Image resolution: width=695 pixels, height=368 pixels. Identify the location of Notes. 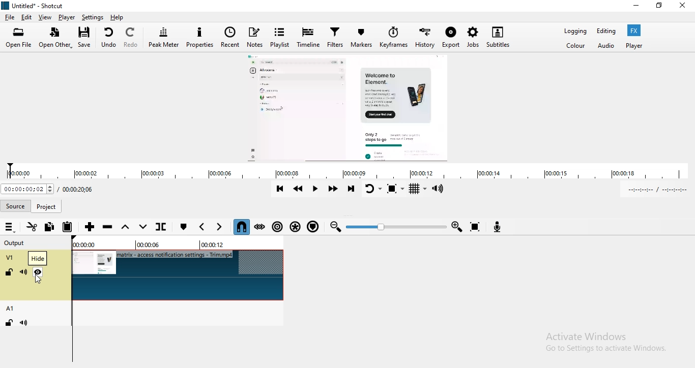
(256, 36).